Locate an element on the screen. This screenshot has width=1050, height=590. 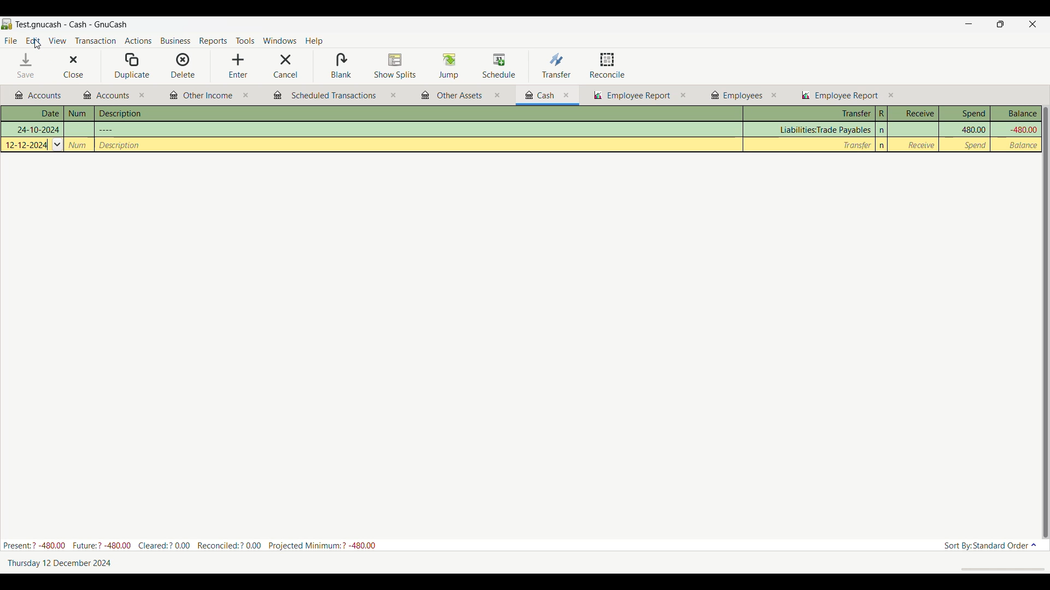
close is located at coordinates (245, 95).